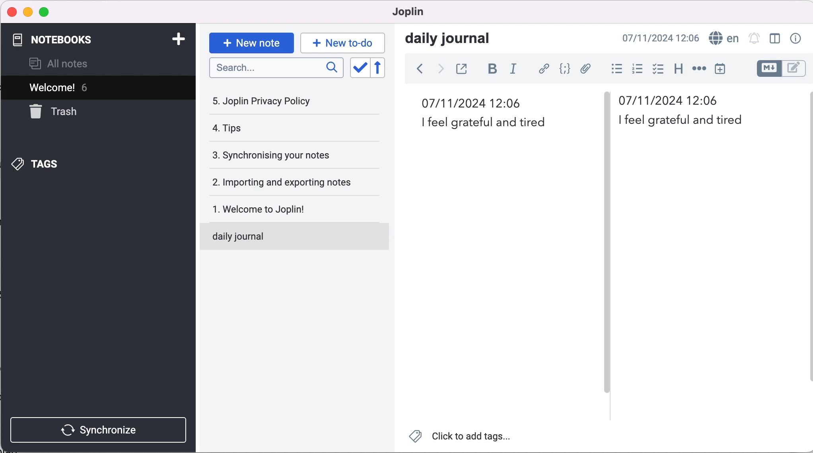  What do you see at coordinates (608, 111) in the screenshot?
I see `vertical slider` at bounding box center [608, 111].